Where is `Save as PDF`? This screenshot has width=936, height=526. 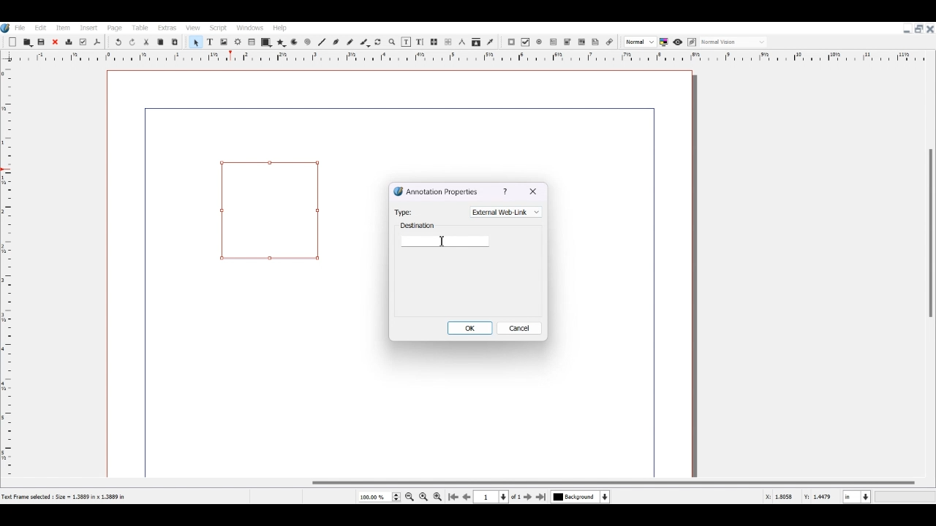
Save as PDF is located at coordinates (97, 42).